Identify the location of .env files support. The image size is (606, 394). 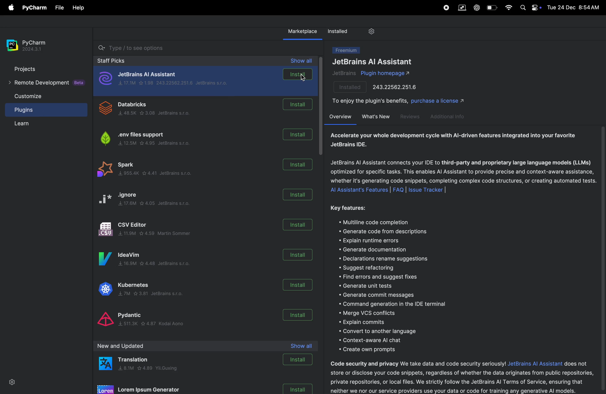
(153, 138).